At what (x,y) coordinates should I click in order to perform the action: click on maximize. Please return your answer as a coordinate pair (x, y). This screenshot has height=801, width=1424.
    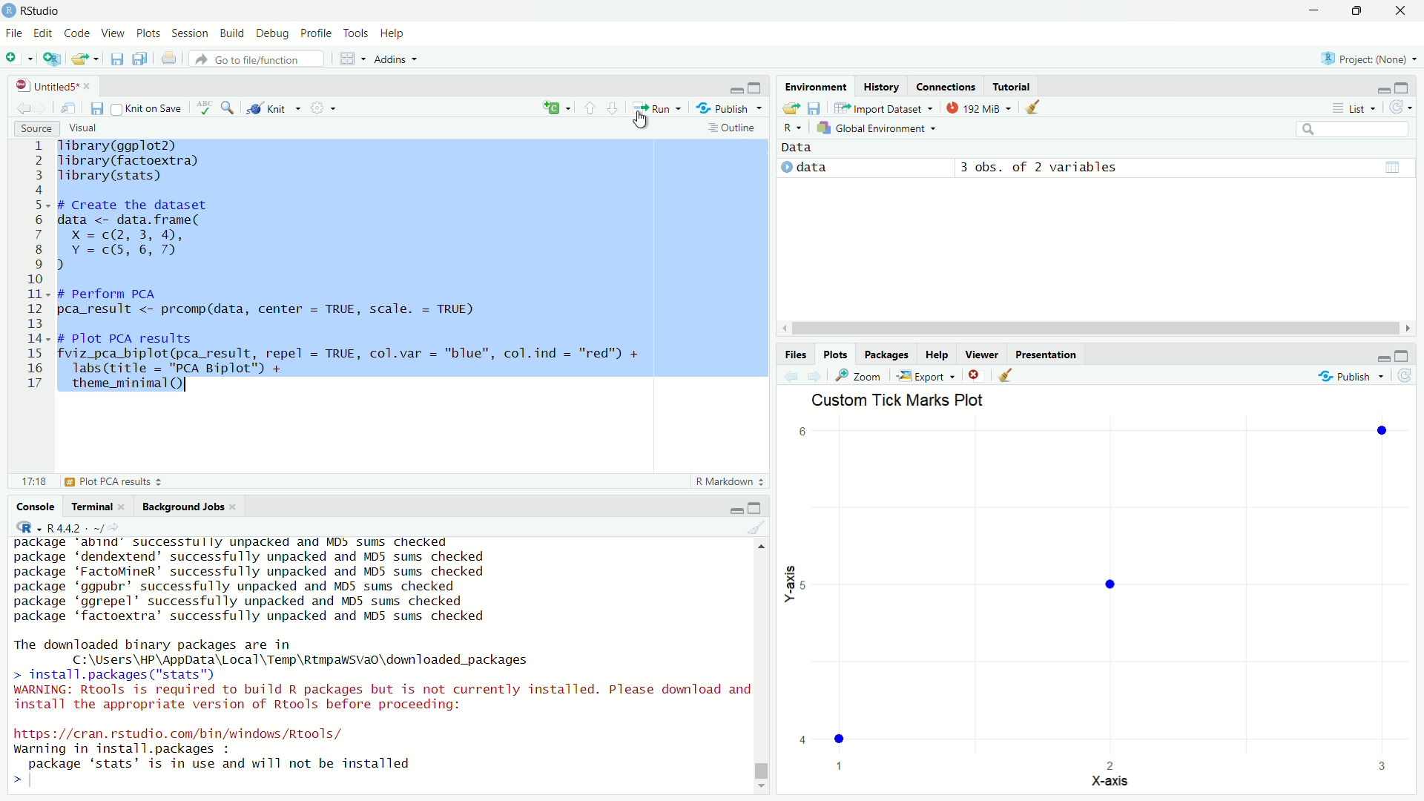
    Looking at the image, I should click on (757, 508).